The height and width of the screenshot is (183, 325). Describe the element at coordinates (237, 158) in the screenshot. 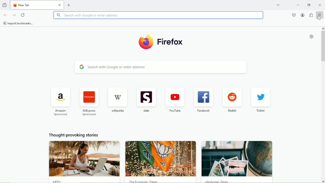

I see `image` at that location.